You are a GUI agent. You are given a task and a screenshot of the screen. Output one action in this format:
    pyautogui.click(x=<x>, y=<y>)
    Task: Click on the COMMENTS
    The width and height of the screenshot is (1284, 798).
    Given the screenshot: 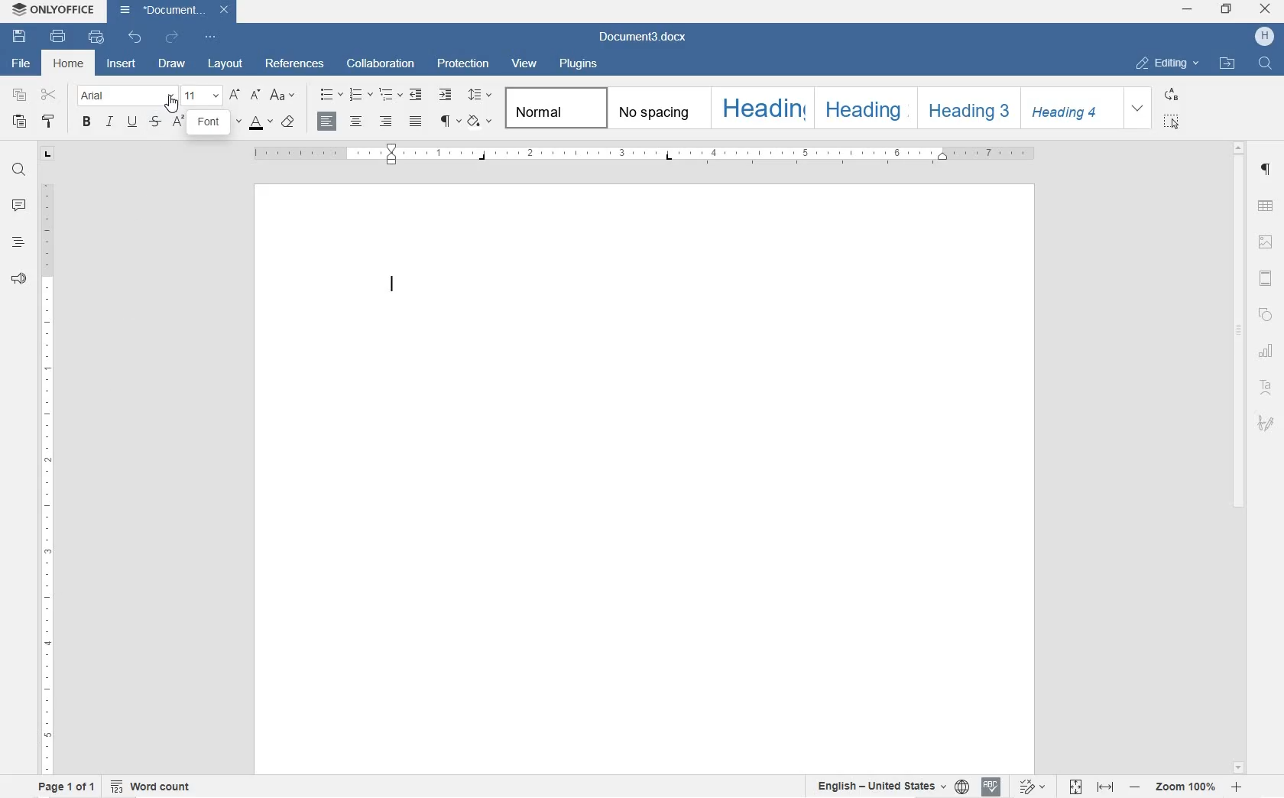 What is the action you would take?
    pyautogui.click(x=15, y=206)
    